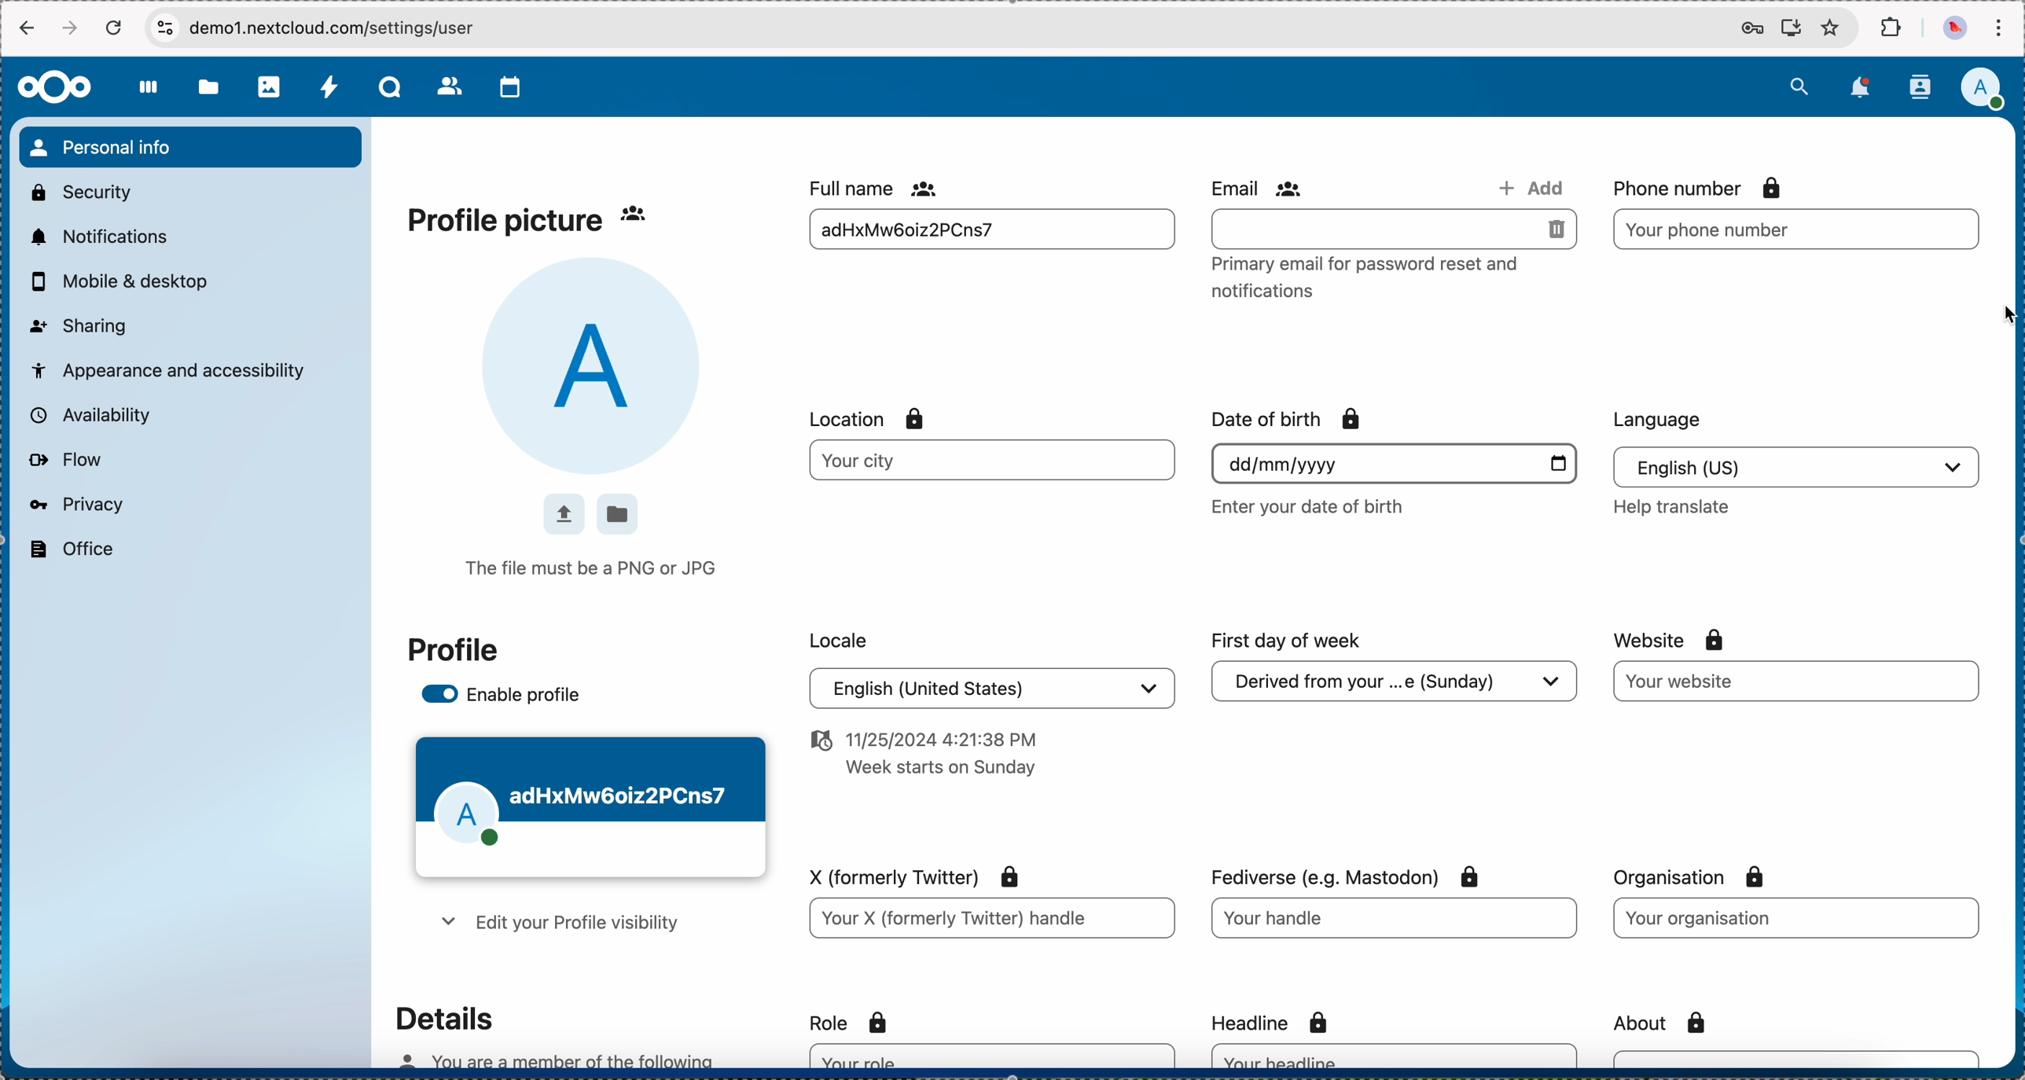  What do you see at coordinates (1893, 28) in the screenshot?
I see `extensions` at bounding box center [1893, 28].